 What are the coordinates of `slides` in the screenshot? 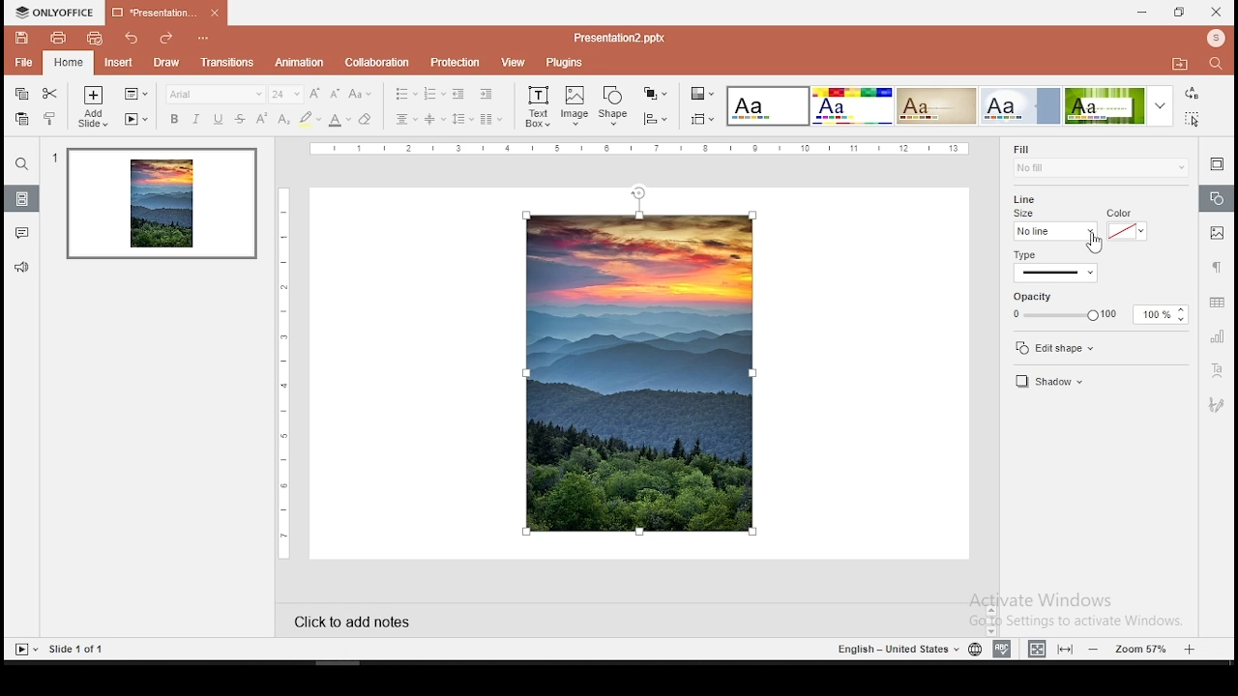 It's located at (22, 198).